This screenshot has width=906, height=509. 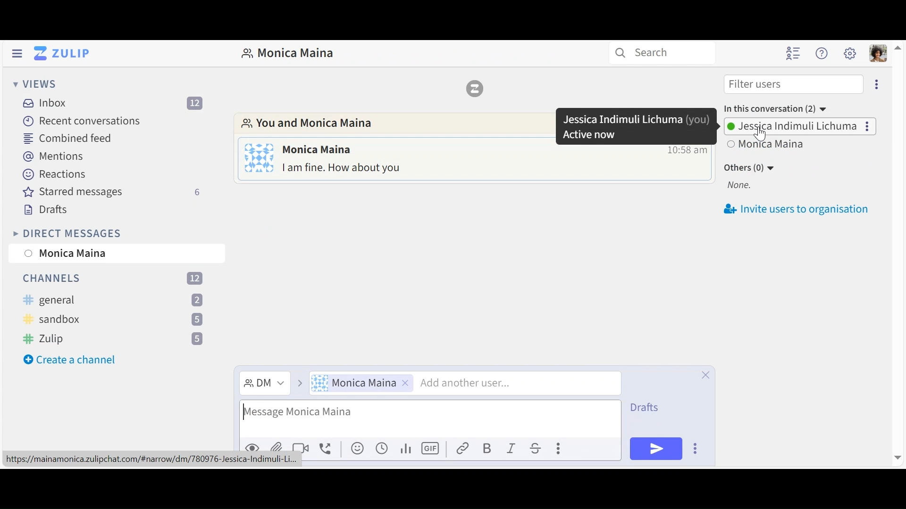 I want to click on Direct Message dropdown menu, so click(x=263, y=383).